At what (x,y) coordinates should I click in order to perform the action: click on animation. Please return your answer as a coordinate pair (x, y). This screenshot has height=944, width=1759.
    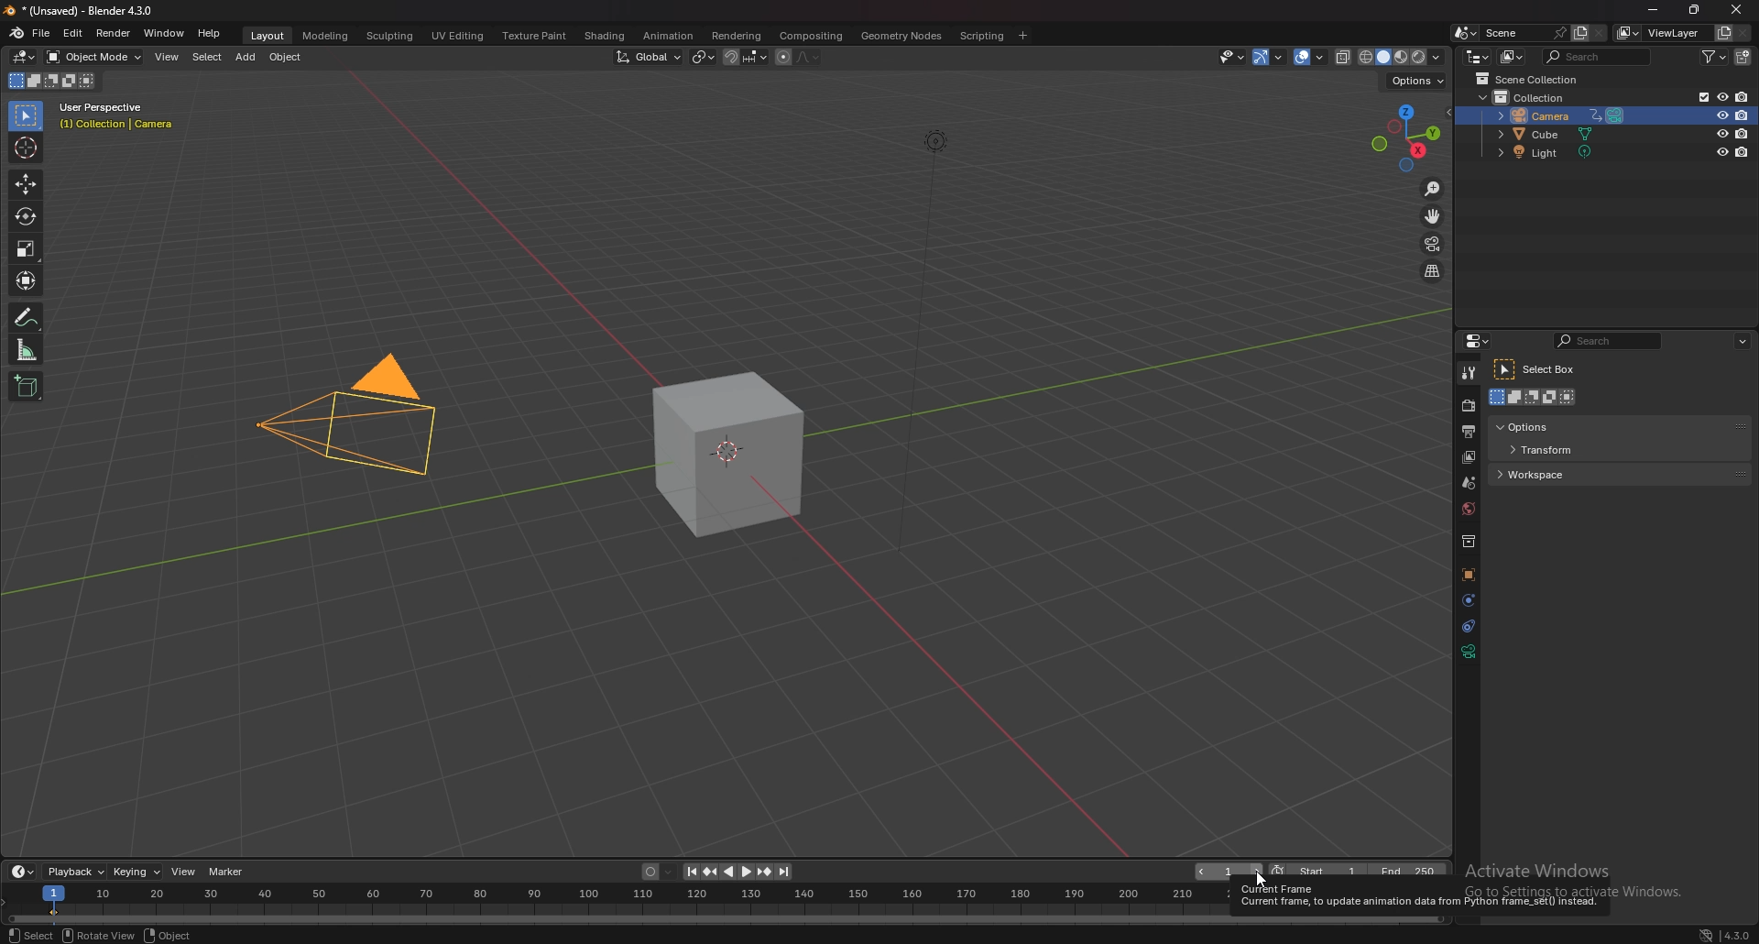
    Looking at the image, I should click on (666, 35).